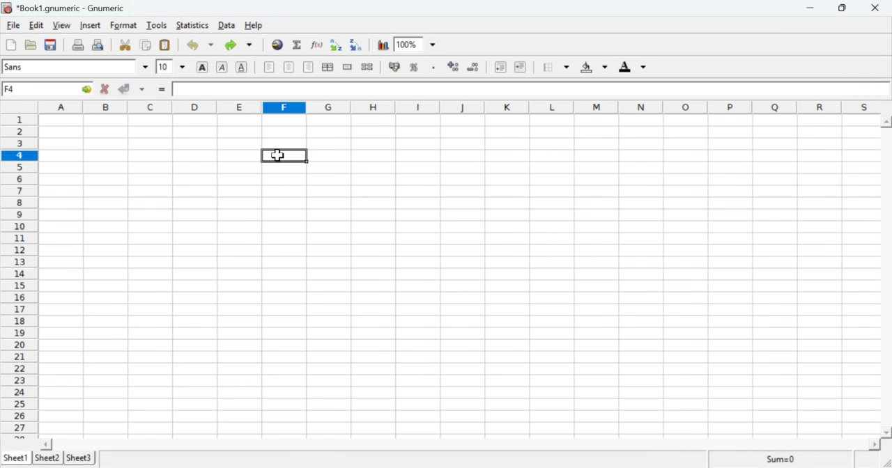  What do you see at coordinates (106, 88) in the screenshot?
I see `Cancel change` at bounding box center [106, 88].